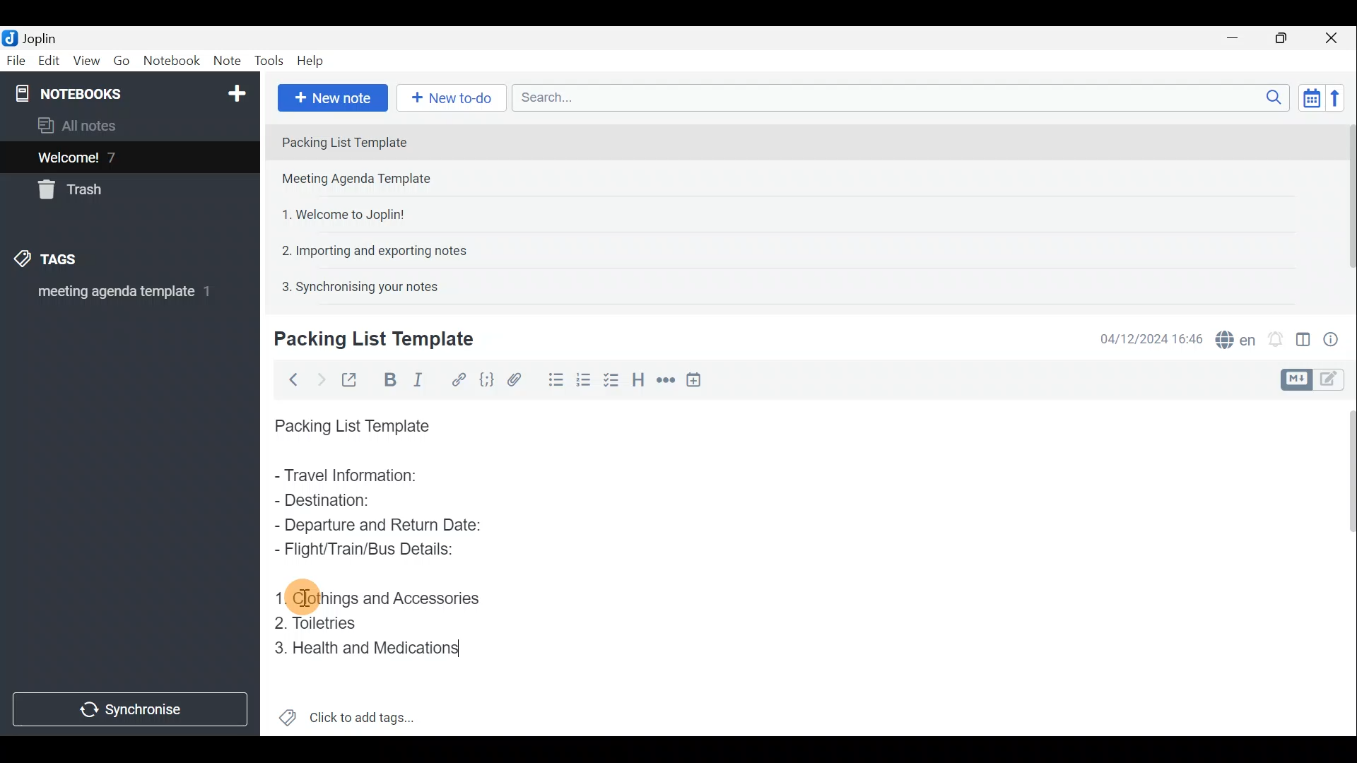  Describe the element at coordinates (122, 296) in the screenshot. I see `meeting agenda template` at that location.